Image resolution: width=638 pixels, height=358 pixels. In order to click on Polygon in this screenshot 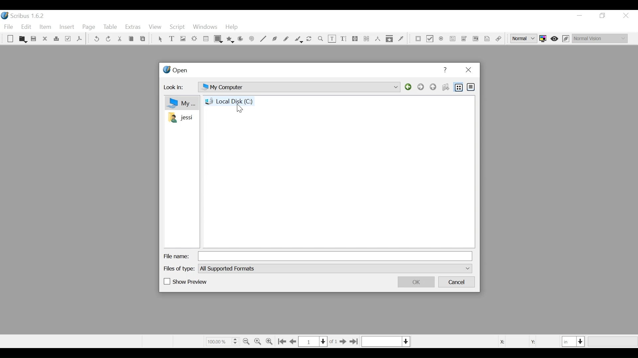, I will do `click(231, 39)`.